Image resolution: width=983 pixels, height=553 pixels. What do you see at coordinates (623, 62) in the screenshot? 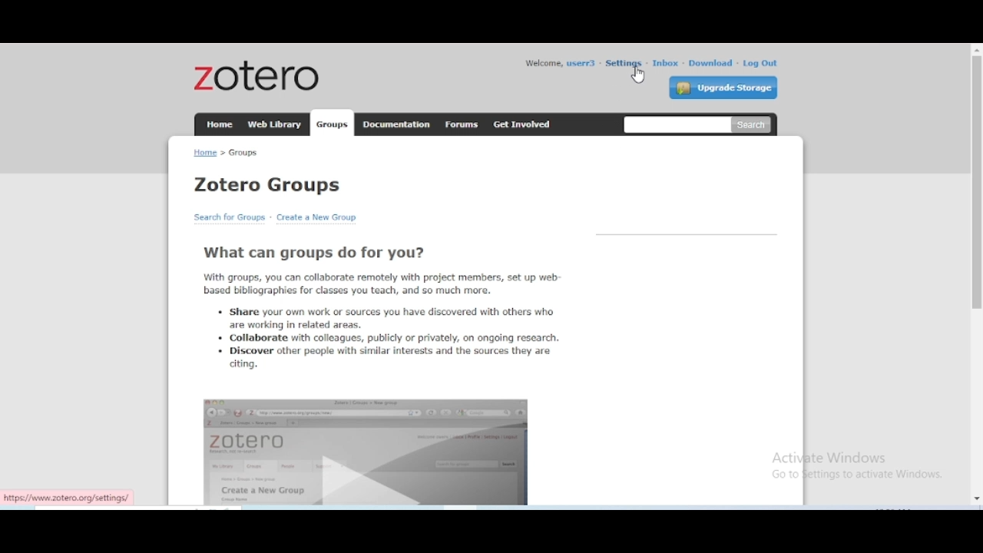
I see `settings` at bounding box center [623, 62].